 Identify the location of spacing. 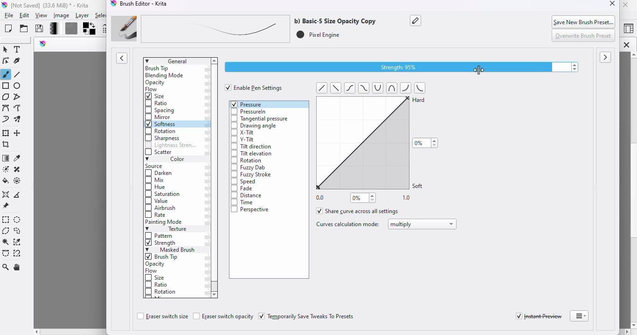
(160, 110).